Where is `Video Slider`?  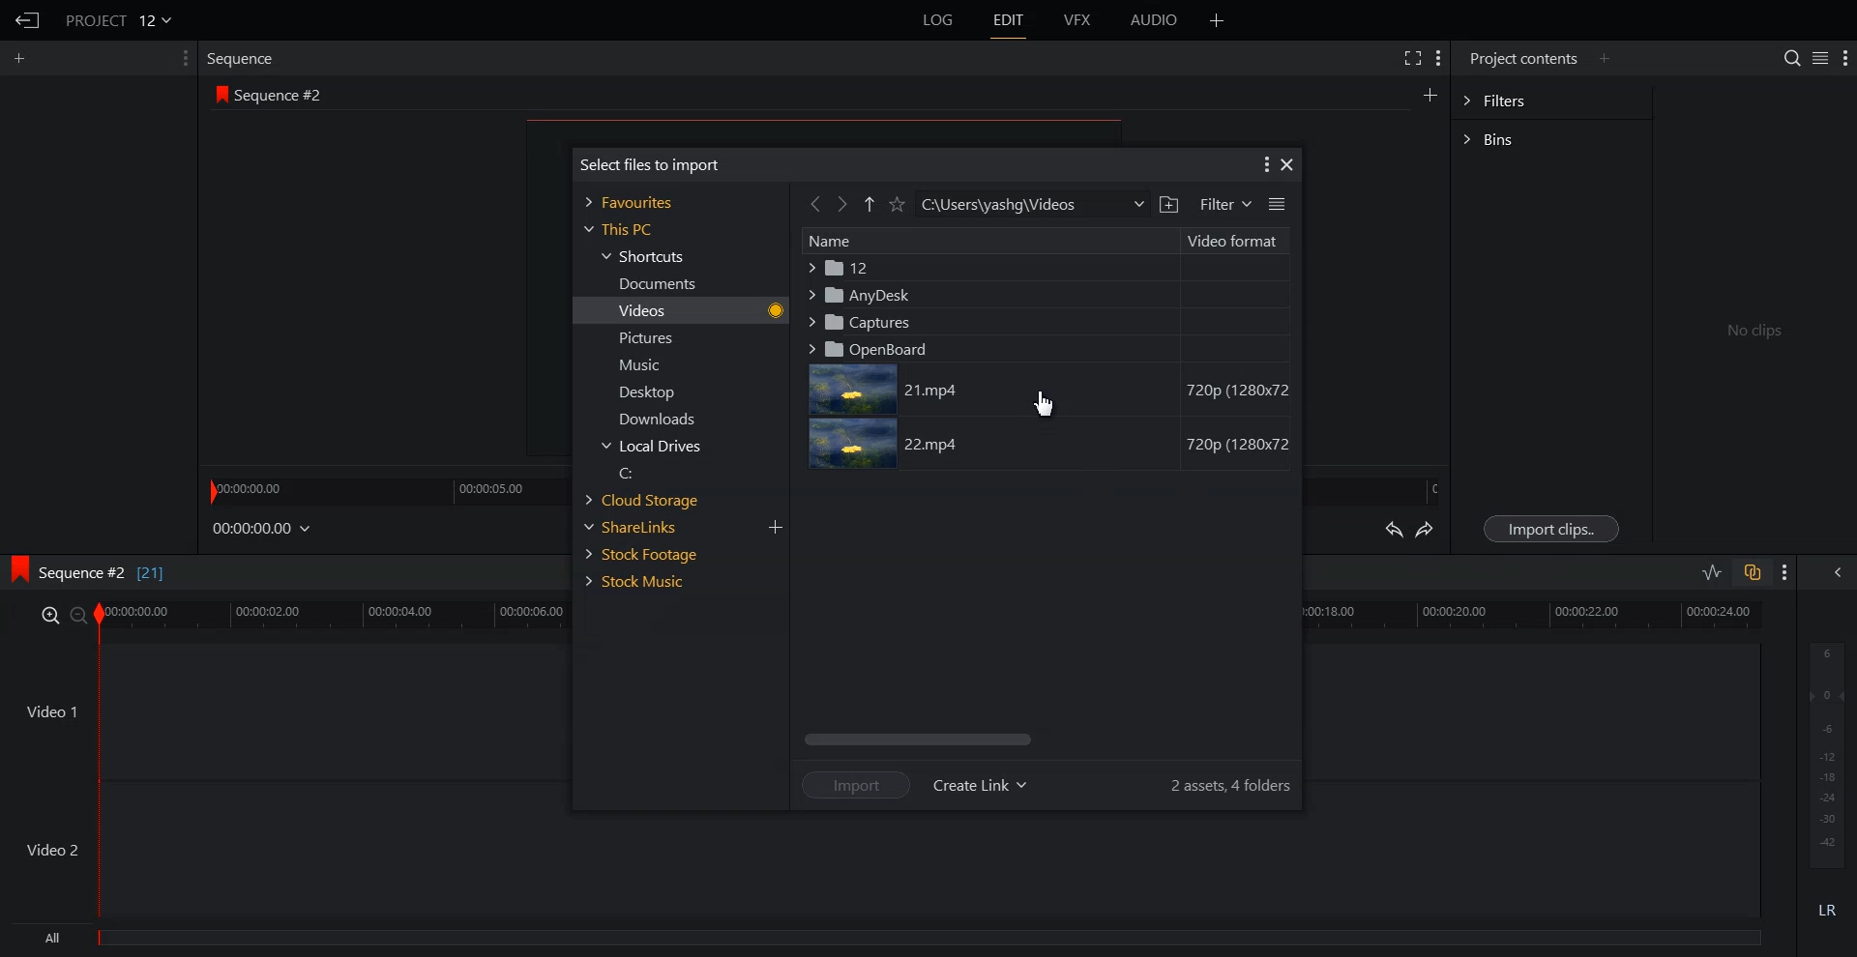 Video Slider is located at coordinates (940, 619).